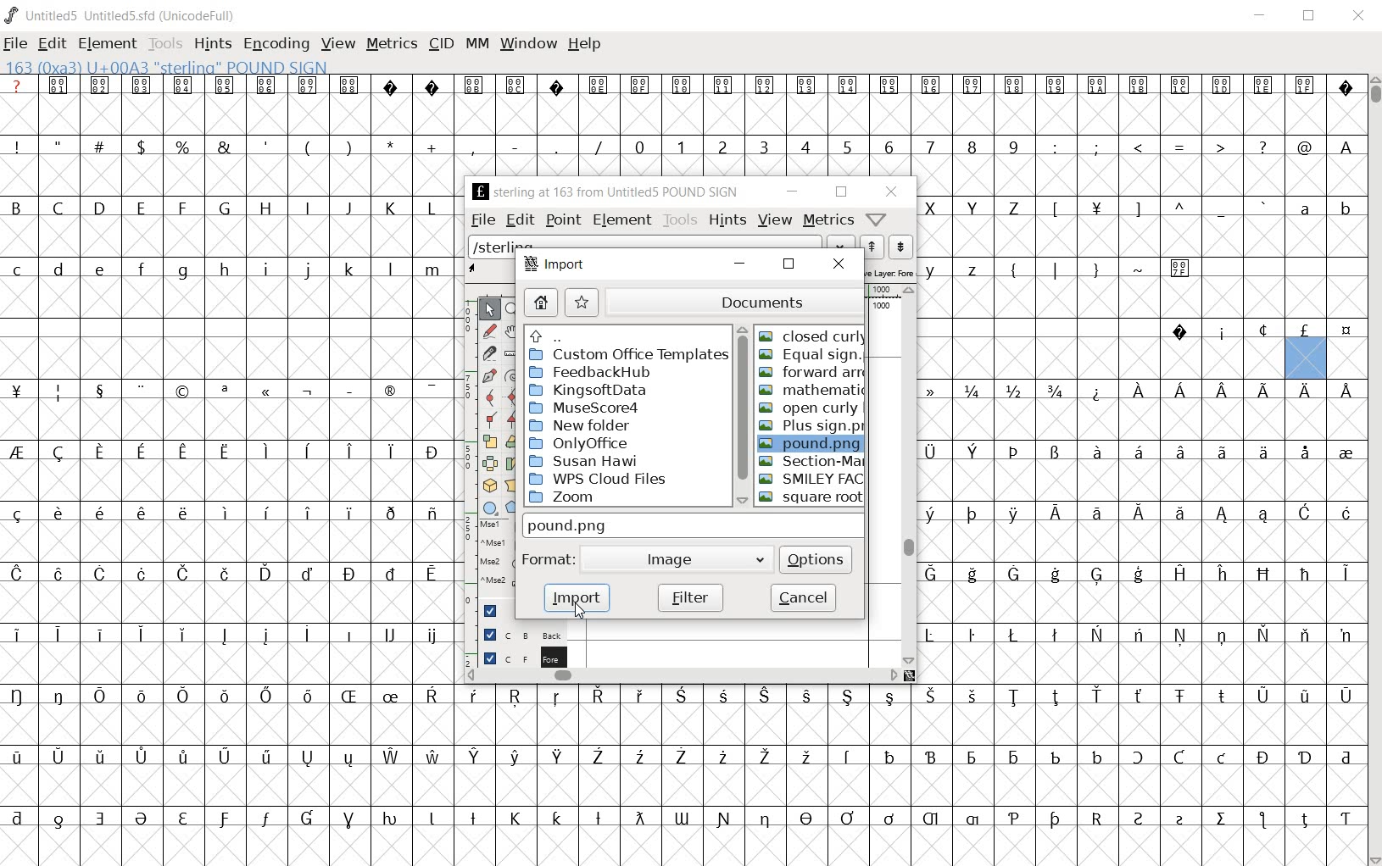 The width and height of the screenshot is (1382, 866). I want to click on Symbol, so click(1014, 635).